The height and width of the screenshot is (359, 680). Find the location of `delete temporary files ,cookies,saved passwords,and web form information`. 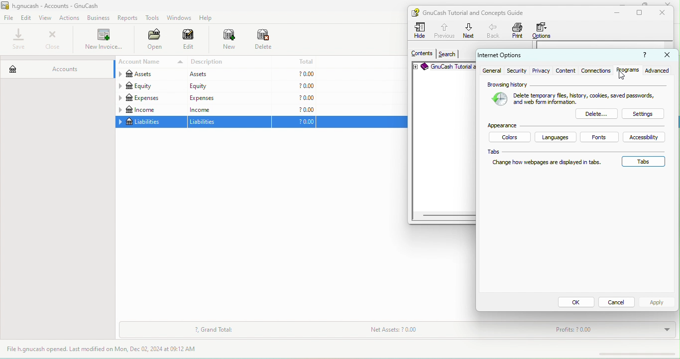

delete temporary files ,cookies,saved passwords,and web form information is located at coordinates (577, 99).